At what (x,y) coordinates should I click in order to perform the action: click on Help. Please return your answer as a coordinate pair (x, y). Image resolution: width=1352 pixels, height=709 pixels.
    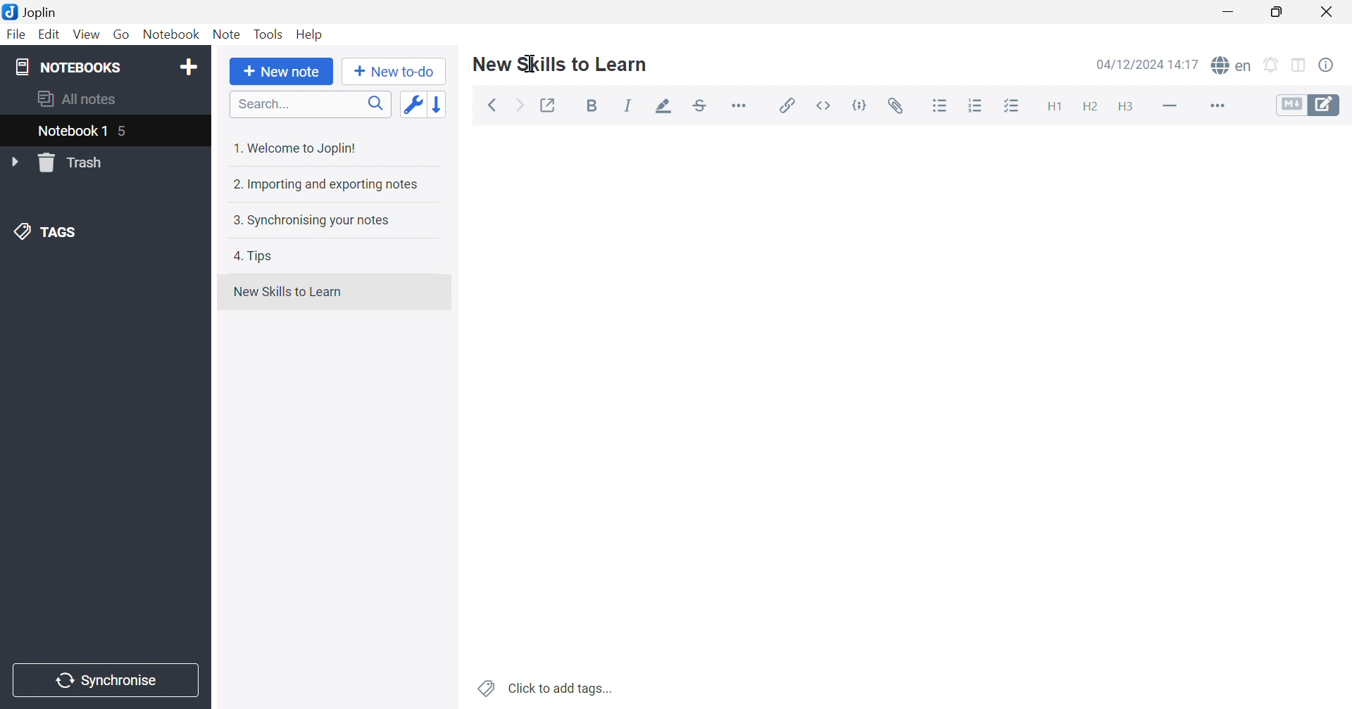
    Looking at the image, I should click on (311, 34).